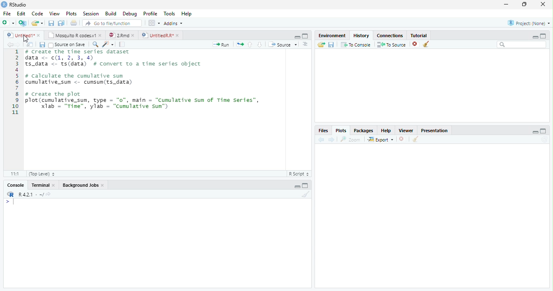  Describe the element at coordinates (386, 131) in the screenshot. I see `Help` at that location.